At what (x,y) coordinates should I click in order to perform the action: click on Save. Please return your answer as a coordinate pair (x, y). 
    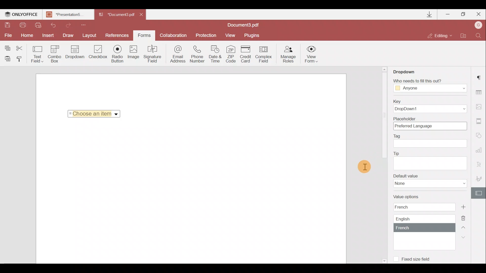
    Looking at the image, I should click on (7, 26).